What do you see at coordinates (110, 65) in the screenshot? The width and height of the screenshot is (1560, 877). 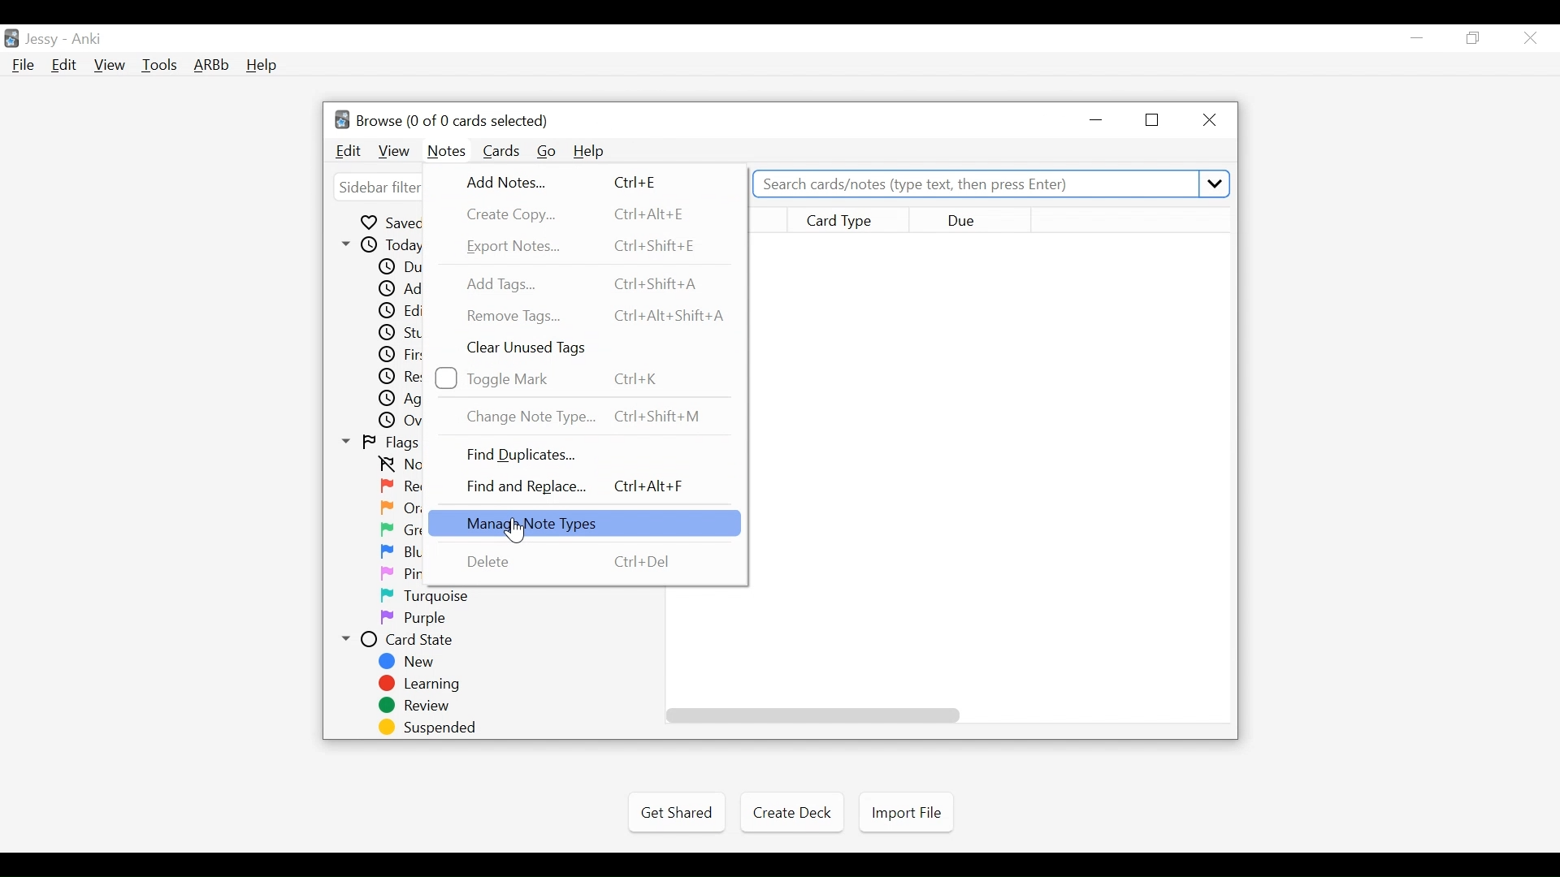 I see `View` at bounding box center [110, 65].